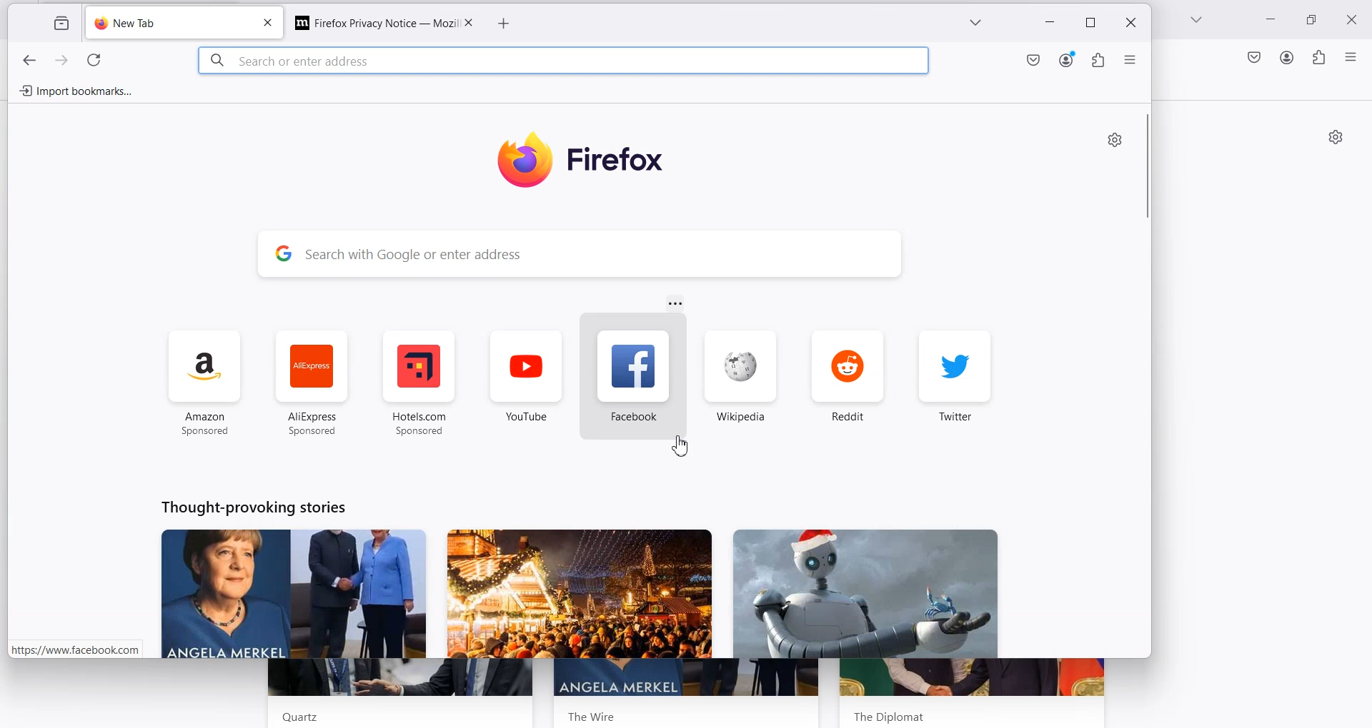 The image size is (1372, 728). What do you see at coordinates (196, 382) in the screenshot?
I see `amazon` at bounding box center [196, 382].